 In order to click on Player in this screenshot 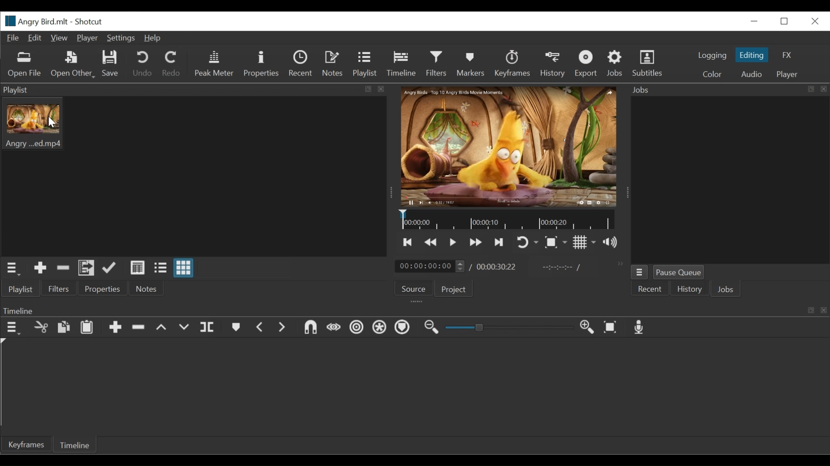, I will do `click(789, 73)`.